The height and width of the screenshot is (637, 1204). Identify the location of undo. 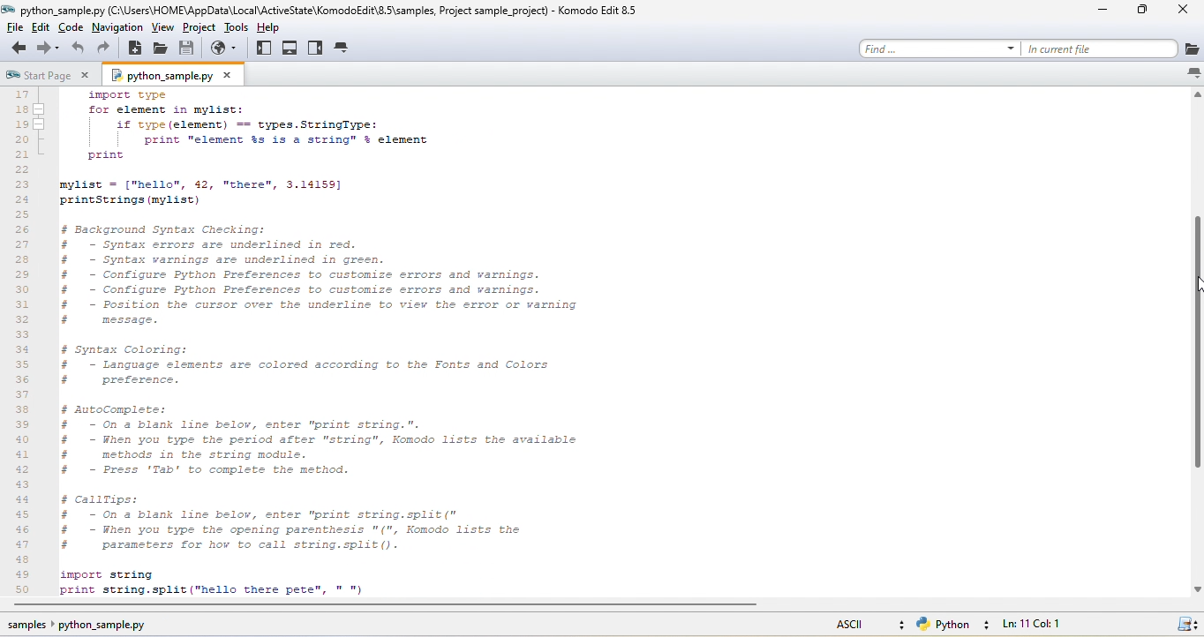
(79, 49).